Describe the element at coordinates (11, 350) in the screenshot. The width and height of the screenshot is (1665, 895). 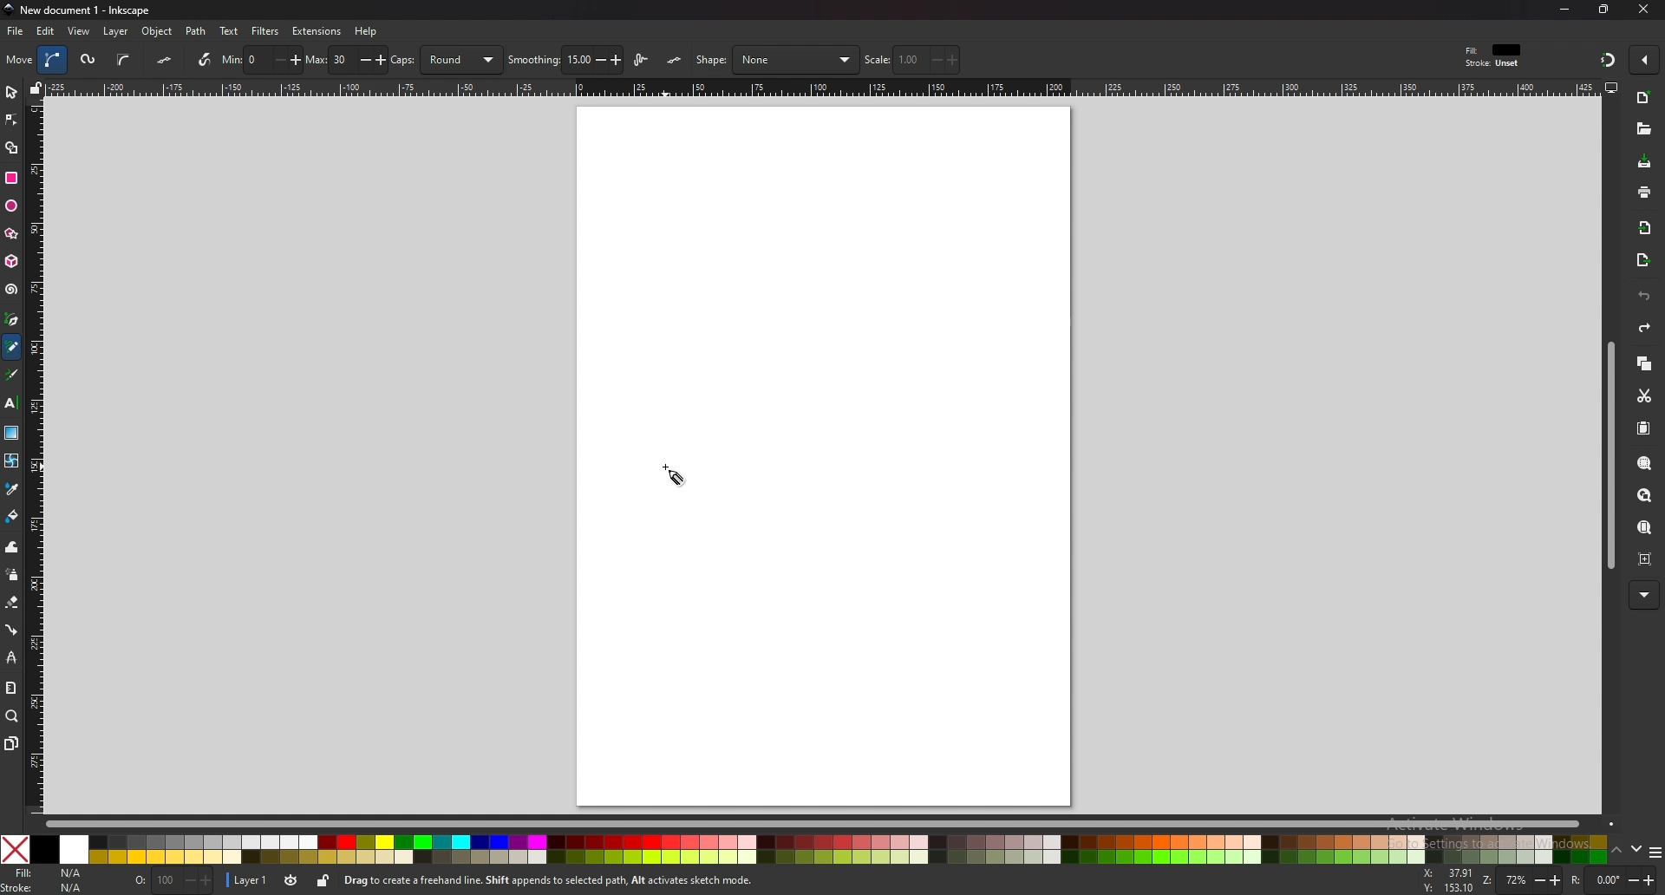
I see `pencil` at that location.